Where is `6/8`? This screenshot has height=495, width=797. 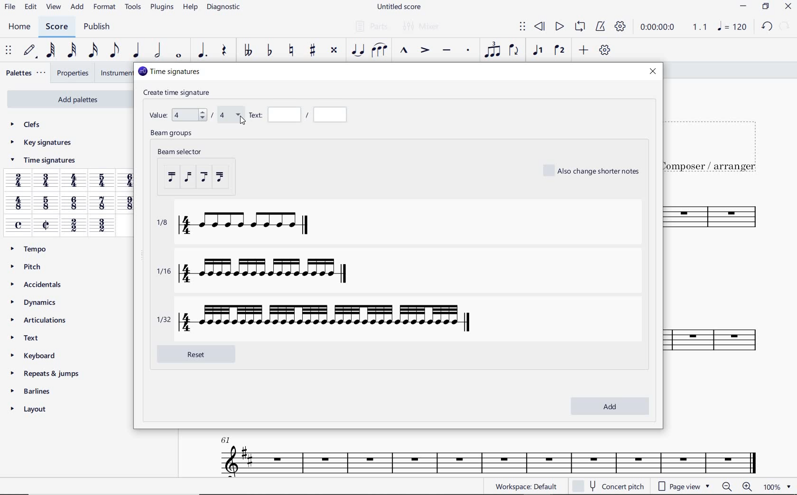
6/8 is located at coordinates (74, 203).